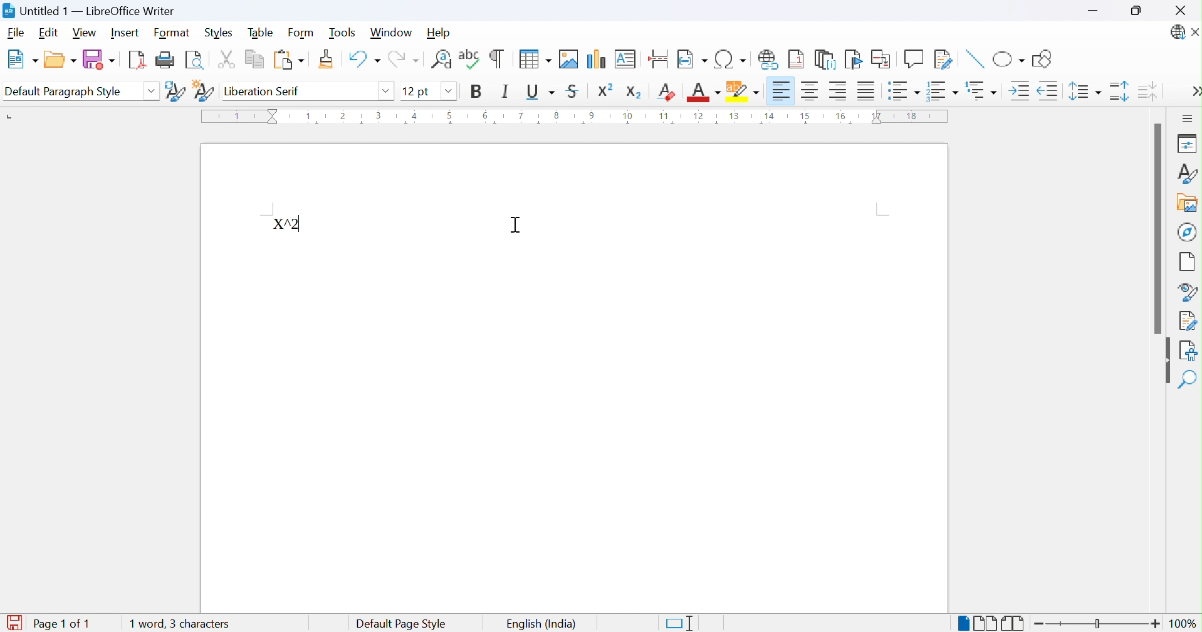  I want to click on Superscript, so click(605, 90).